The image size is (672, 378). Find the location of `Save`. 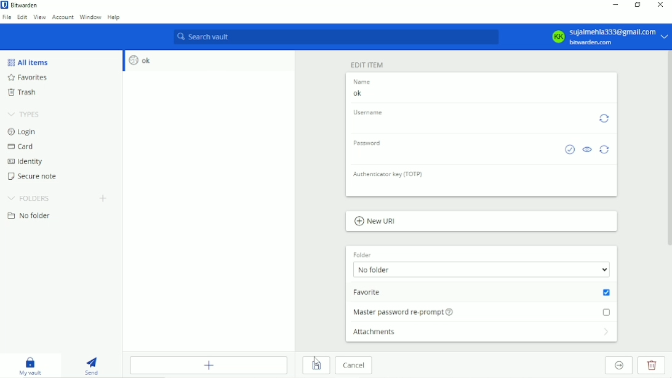

Save is located at coordinates (316, 366).